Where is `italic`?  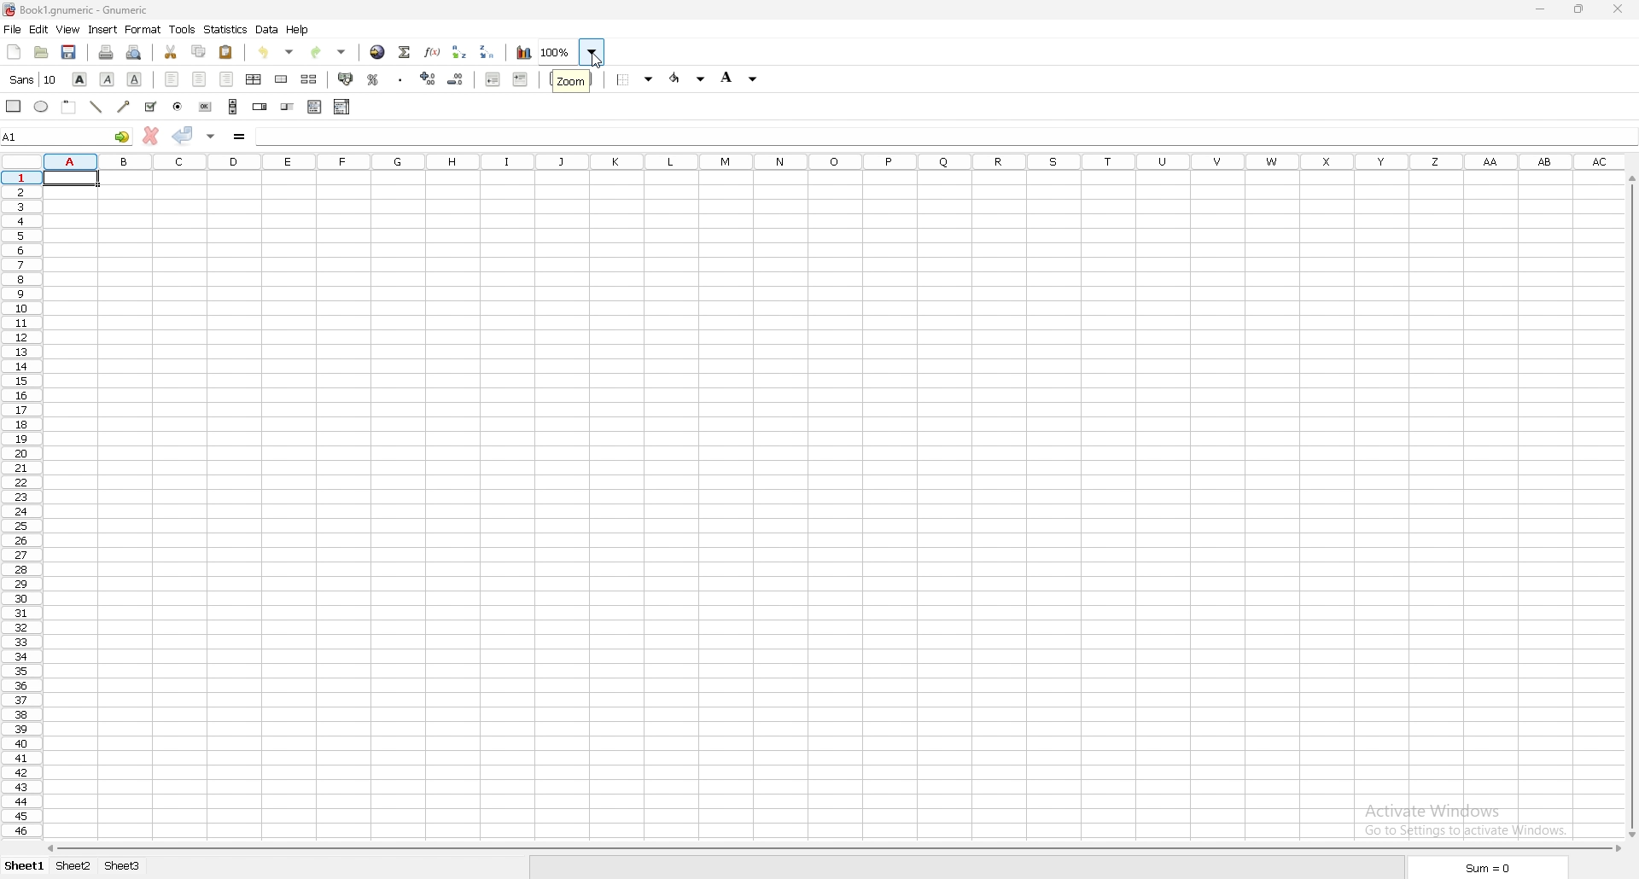
italic is located at coordinates (108, 79).